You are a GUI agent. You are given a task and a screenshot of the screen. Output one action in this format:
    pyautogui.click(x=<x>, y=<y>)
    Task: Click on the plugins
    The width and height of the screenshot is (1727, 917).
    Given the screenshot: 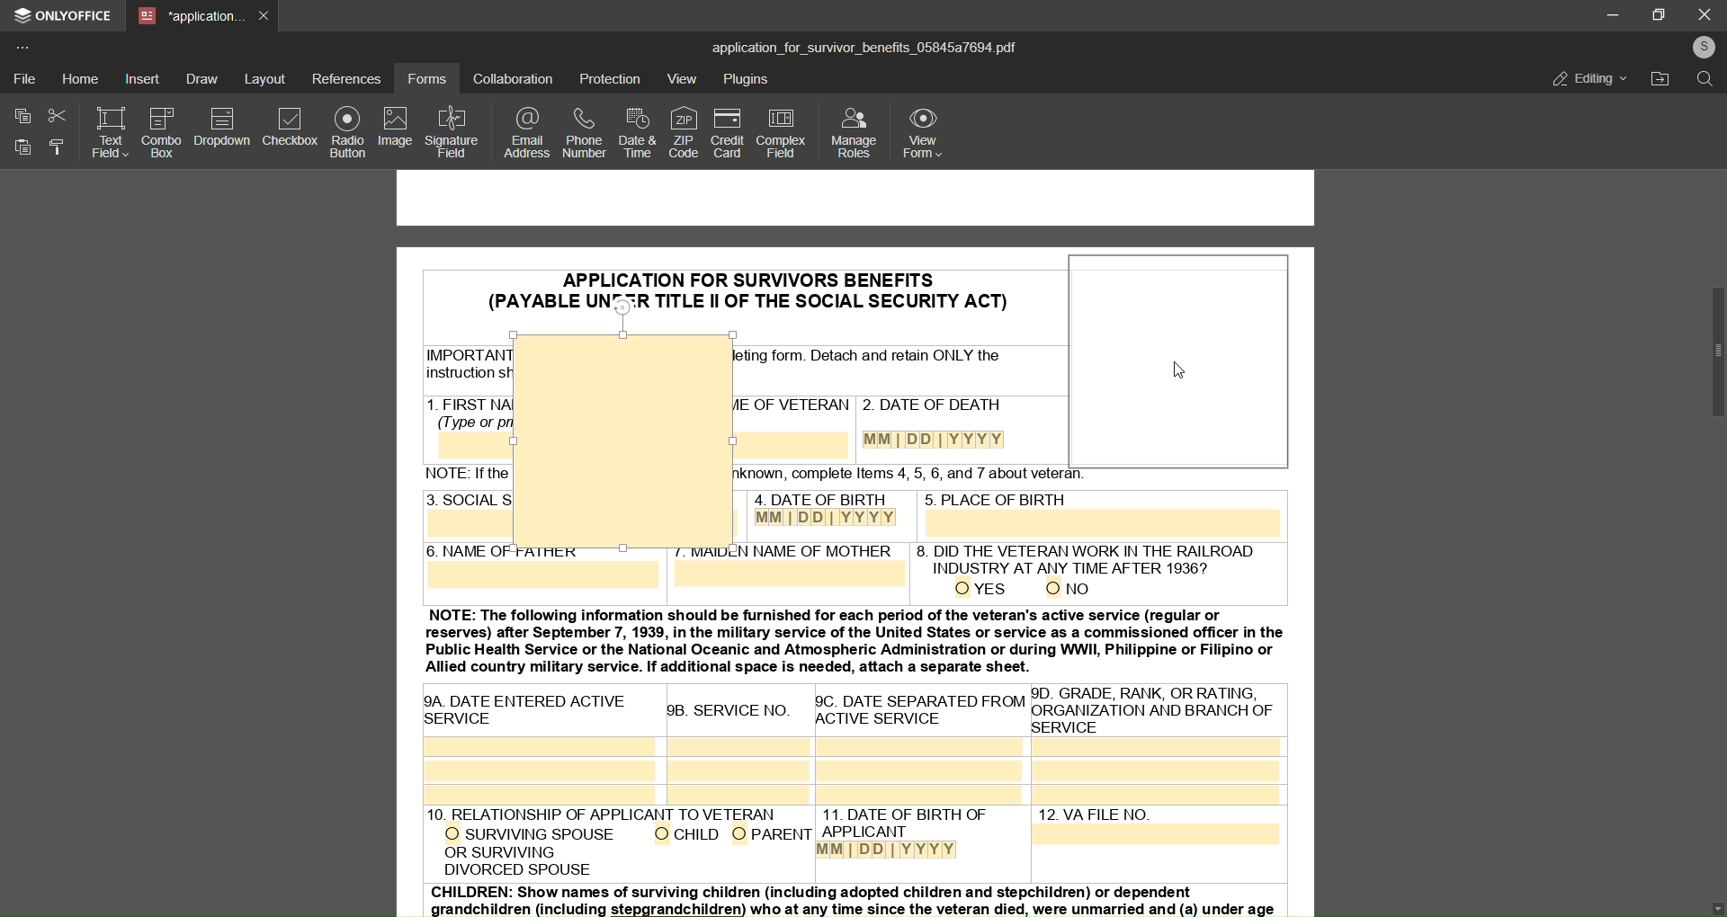 What is the action you would take?
    pyautogui.click(x=748, y=81)
    